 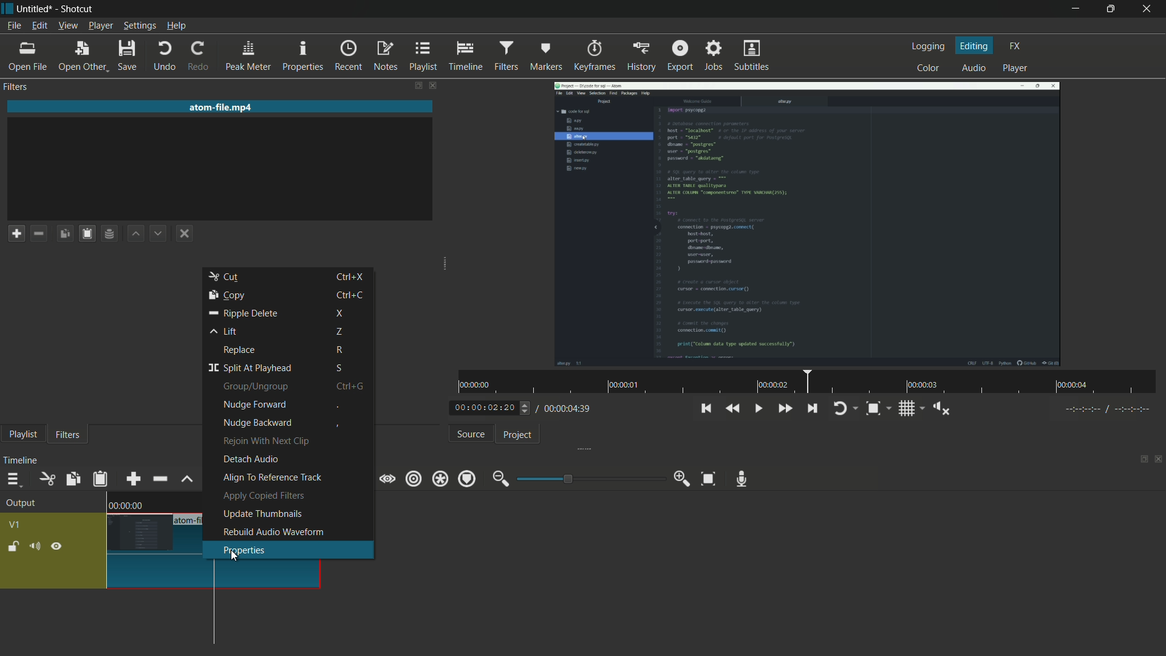 I want to click on split at playhead, so click(x=248, y=369).